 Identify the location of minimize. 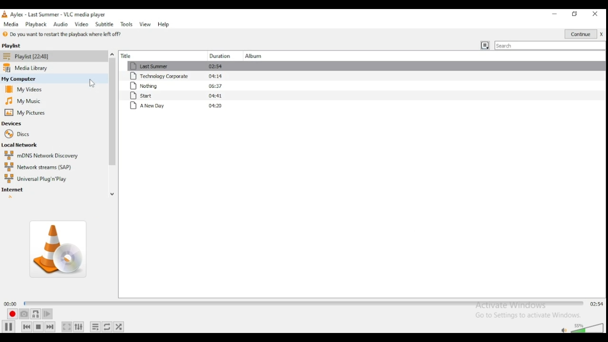
(553, 14).